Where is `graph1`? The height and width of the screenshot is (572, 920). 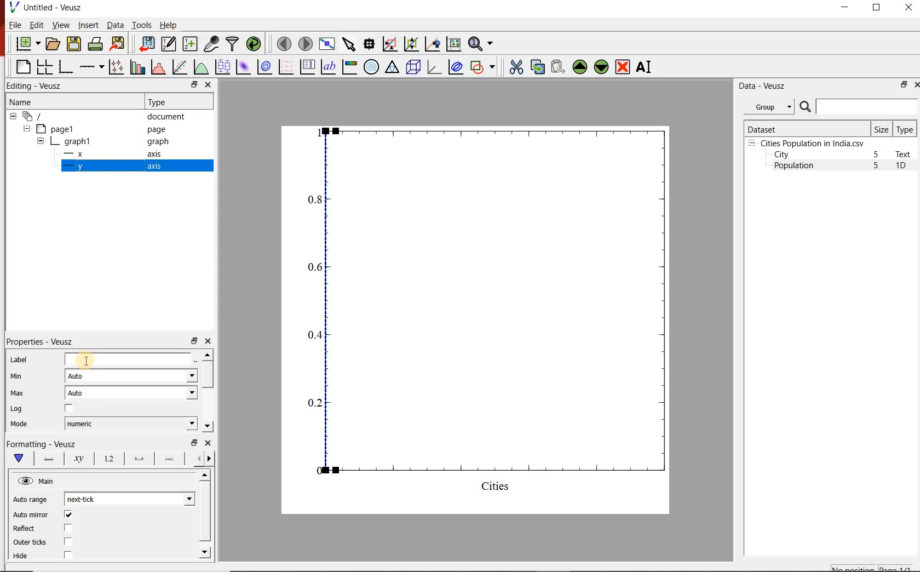 graph1 is located at coordinates (105, 141).